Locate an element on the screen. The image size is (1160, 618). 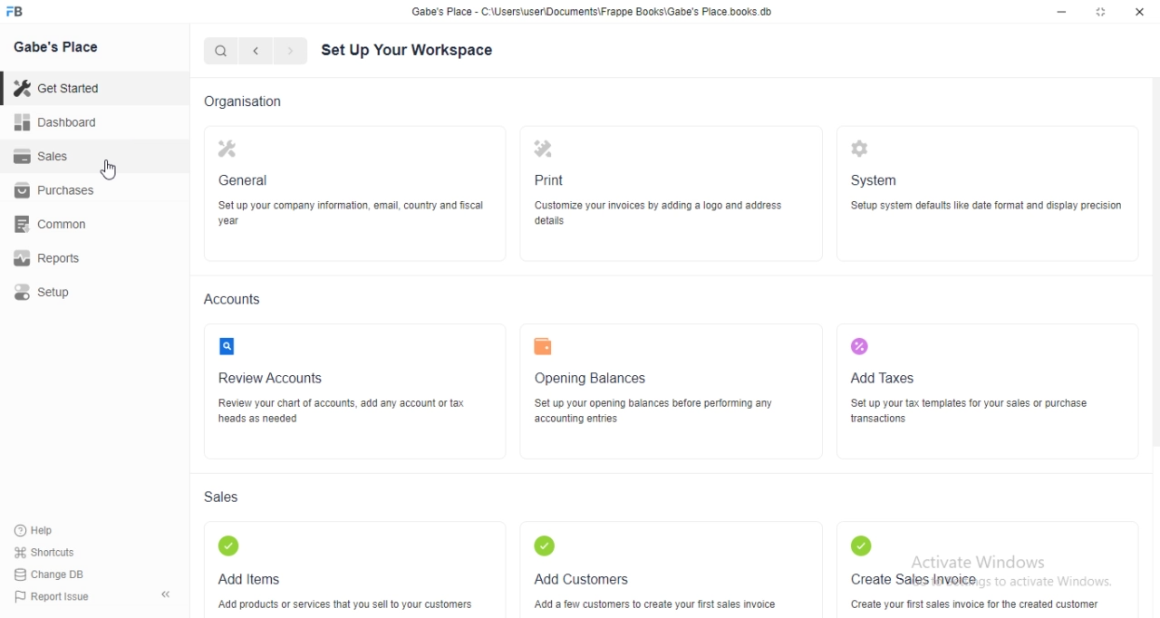
Organisation is located at coordinates (254, 102).